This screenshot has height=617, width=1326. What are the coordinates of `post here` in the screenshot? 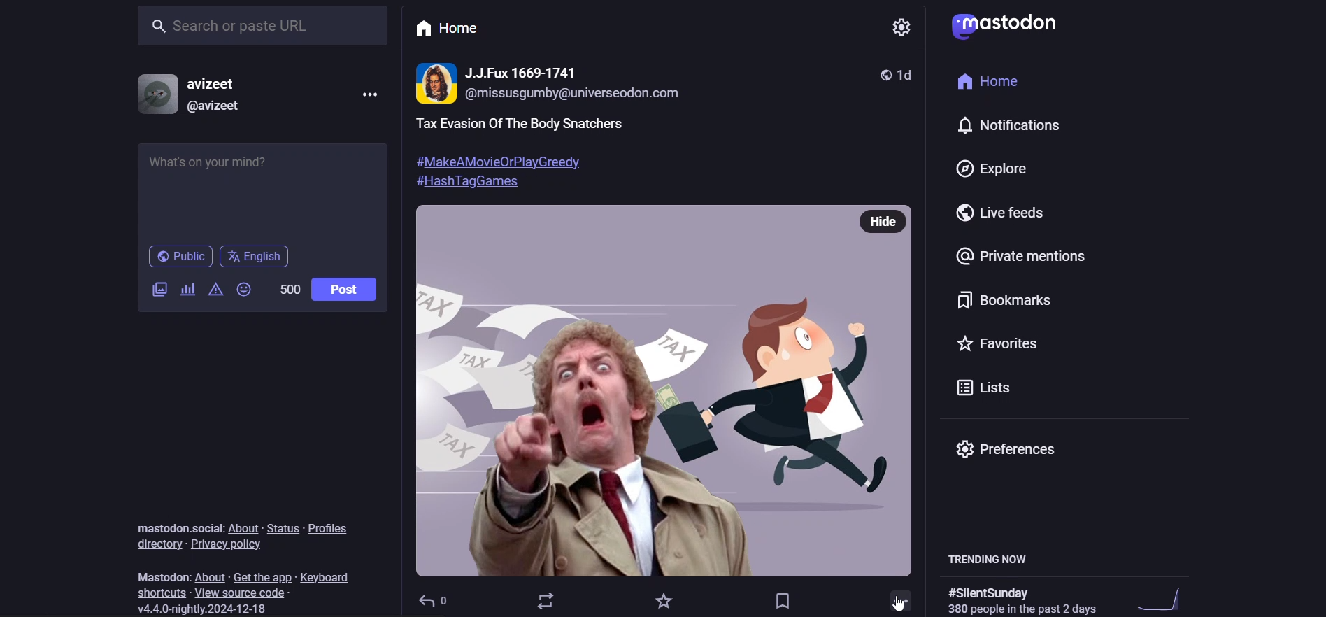 It's located at (261, 186).